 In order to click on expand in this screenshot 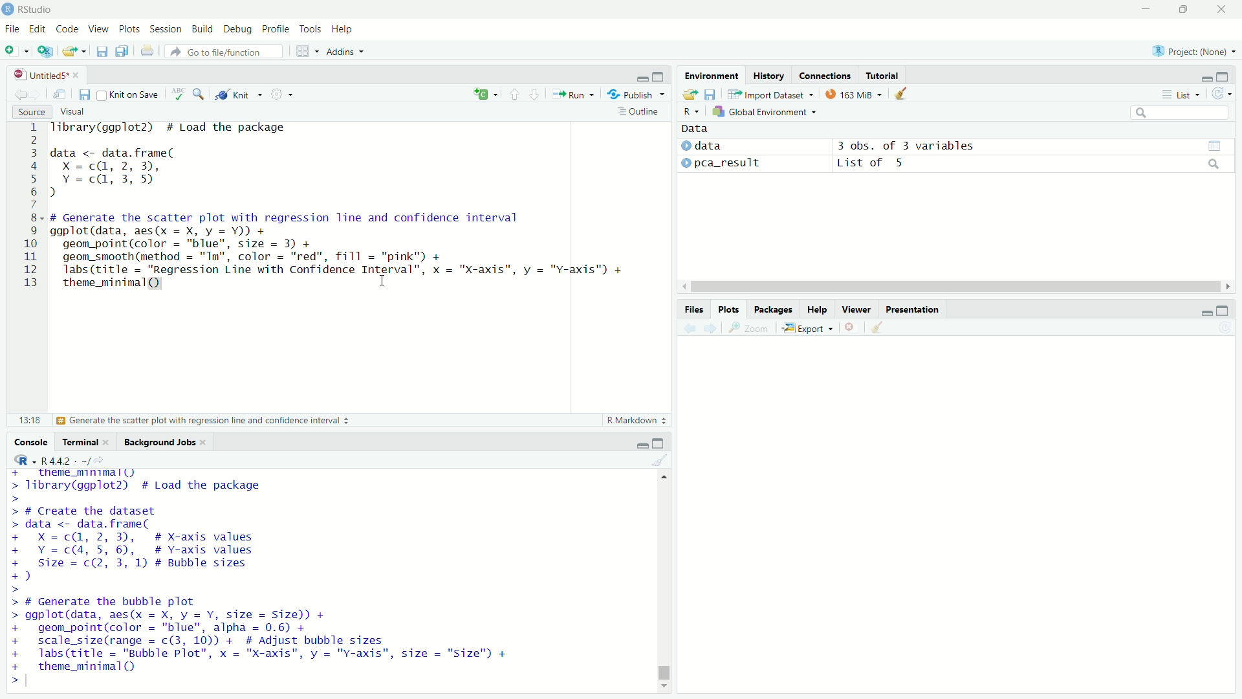, I will do `click(657, 442)`.